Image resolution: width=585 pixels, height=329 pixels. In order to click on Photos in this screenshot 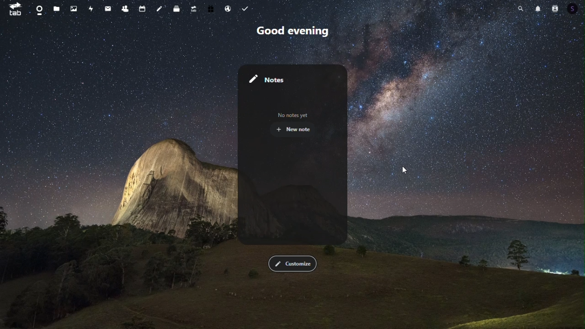, I will do `click(74, 8)`.